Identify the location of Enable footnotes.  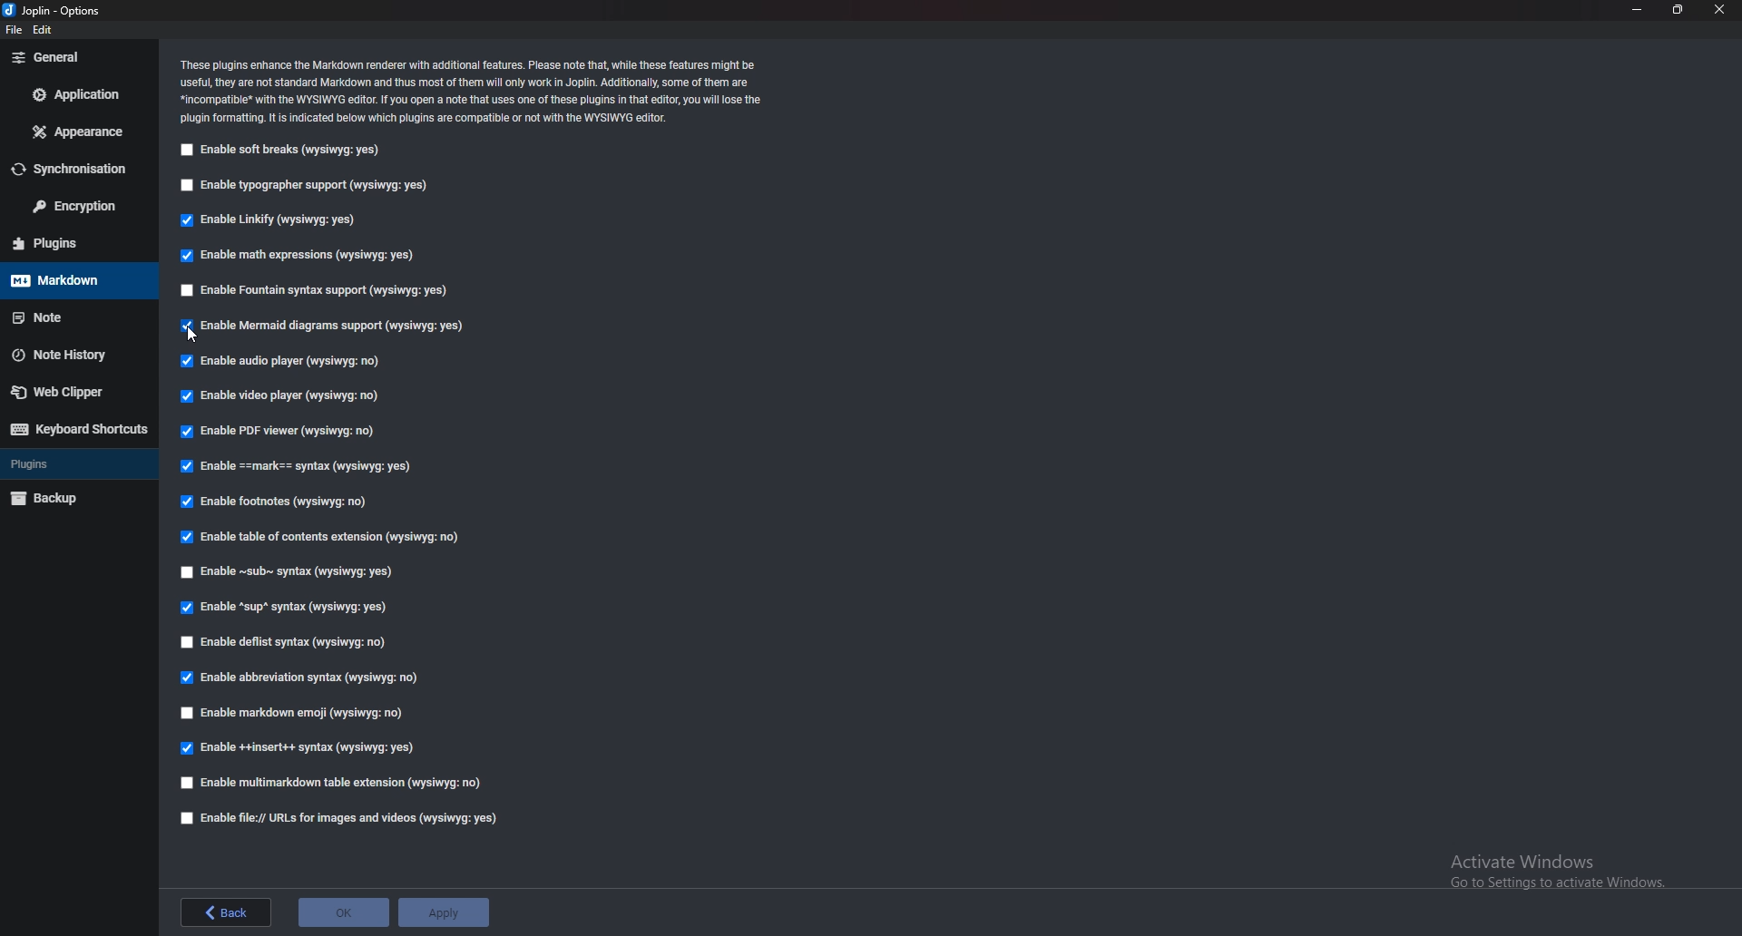
(282, 500).